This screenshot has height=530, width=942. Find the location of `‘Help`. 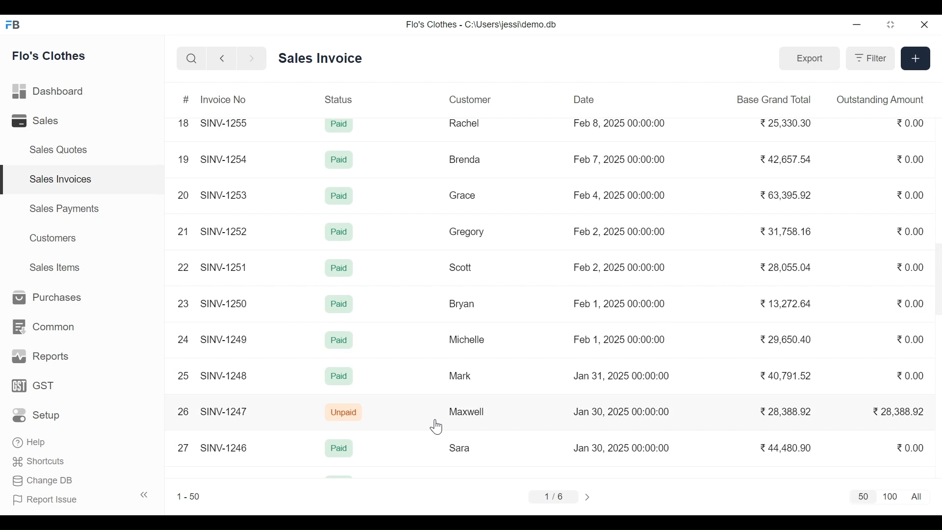

‘Help is located at coordinates (31, 442).